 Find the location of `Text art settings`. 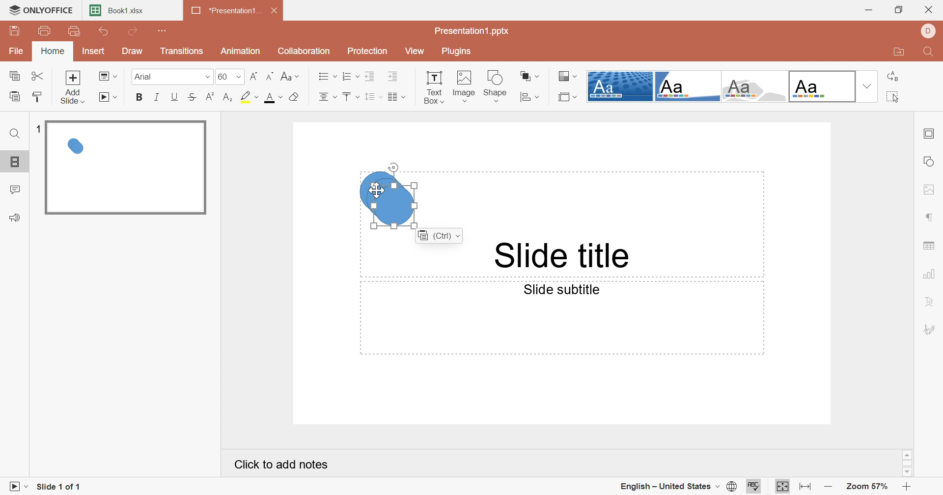

Text art settings is located at coordinates (934, 303).